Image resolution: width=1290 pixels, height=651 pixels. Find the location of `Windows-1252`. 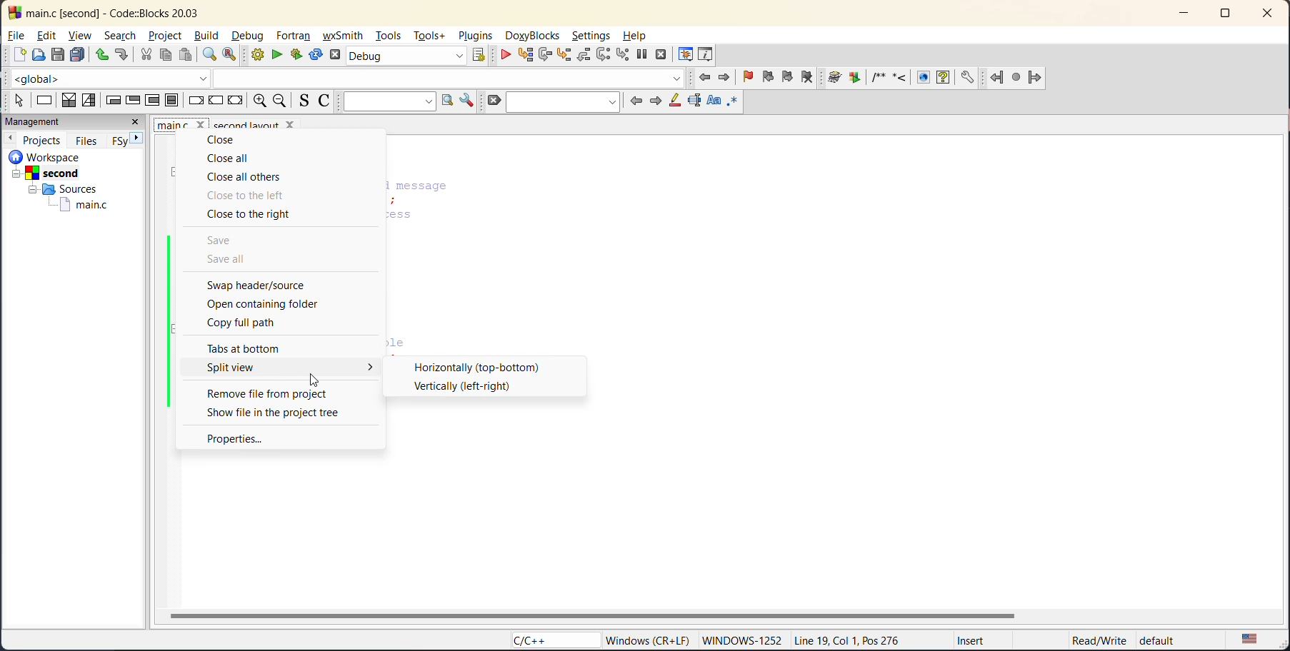

Windows-1252 is located at coordinates (743, 639).